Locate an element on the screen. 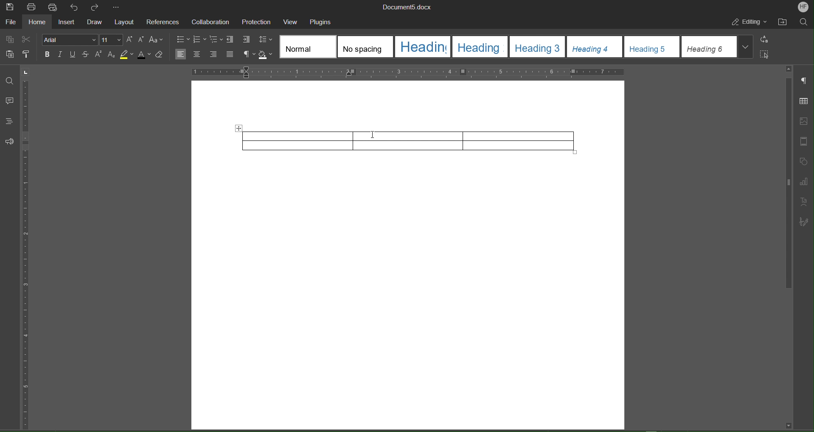 Image resolution: width=814 pixels, height=432 pixels. Table Settings is located at coordinates (805, 101).